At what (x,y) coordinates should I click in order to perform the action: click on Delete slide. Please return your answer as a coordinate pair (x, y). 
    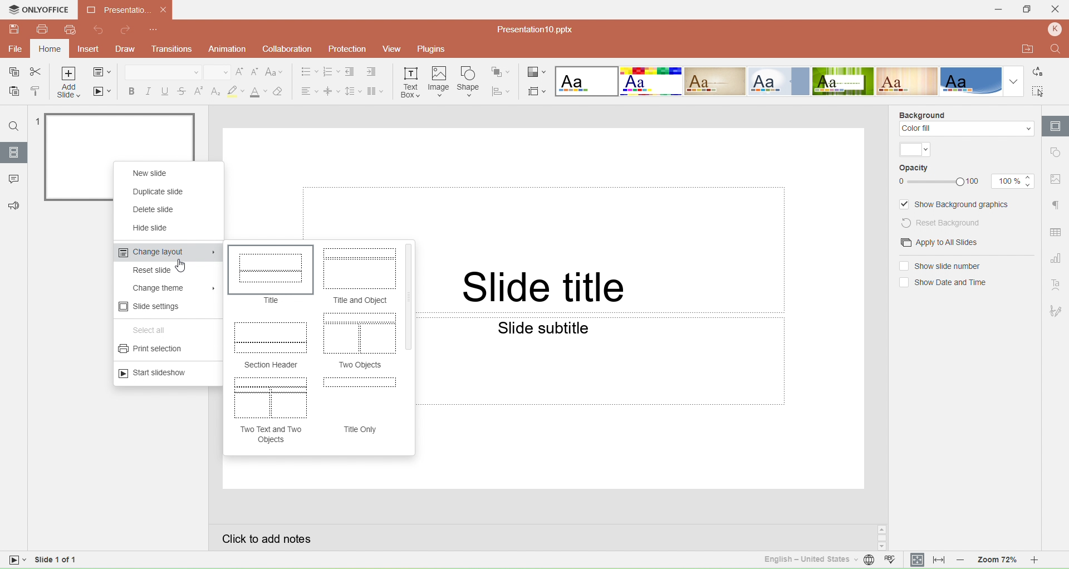
    Looking at the image, I should click on (160, 209).